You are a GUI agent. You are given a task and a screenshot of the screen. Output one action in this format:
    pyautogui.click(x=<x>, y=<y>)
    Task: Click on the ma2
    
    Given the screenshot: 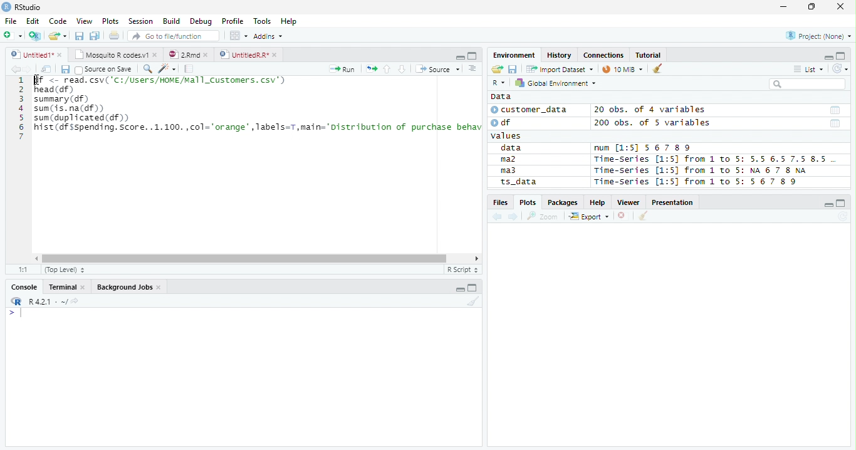 What is the action you would take?
    pyautogui.click(x=511, y=160)
    